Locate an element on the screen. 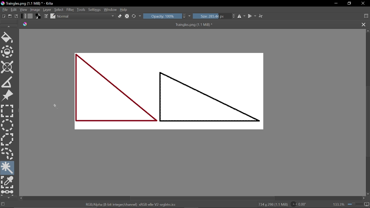  Enclose and fill color is located at coordinates (8, 52).